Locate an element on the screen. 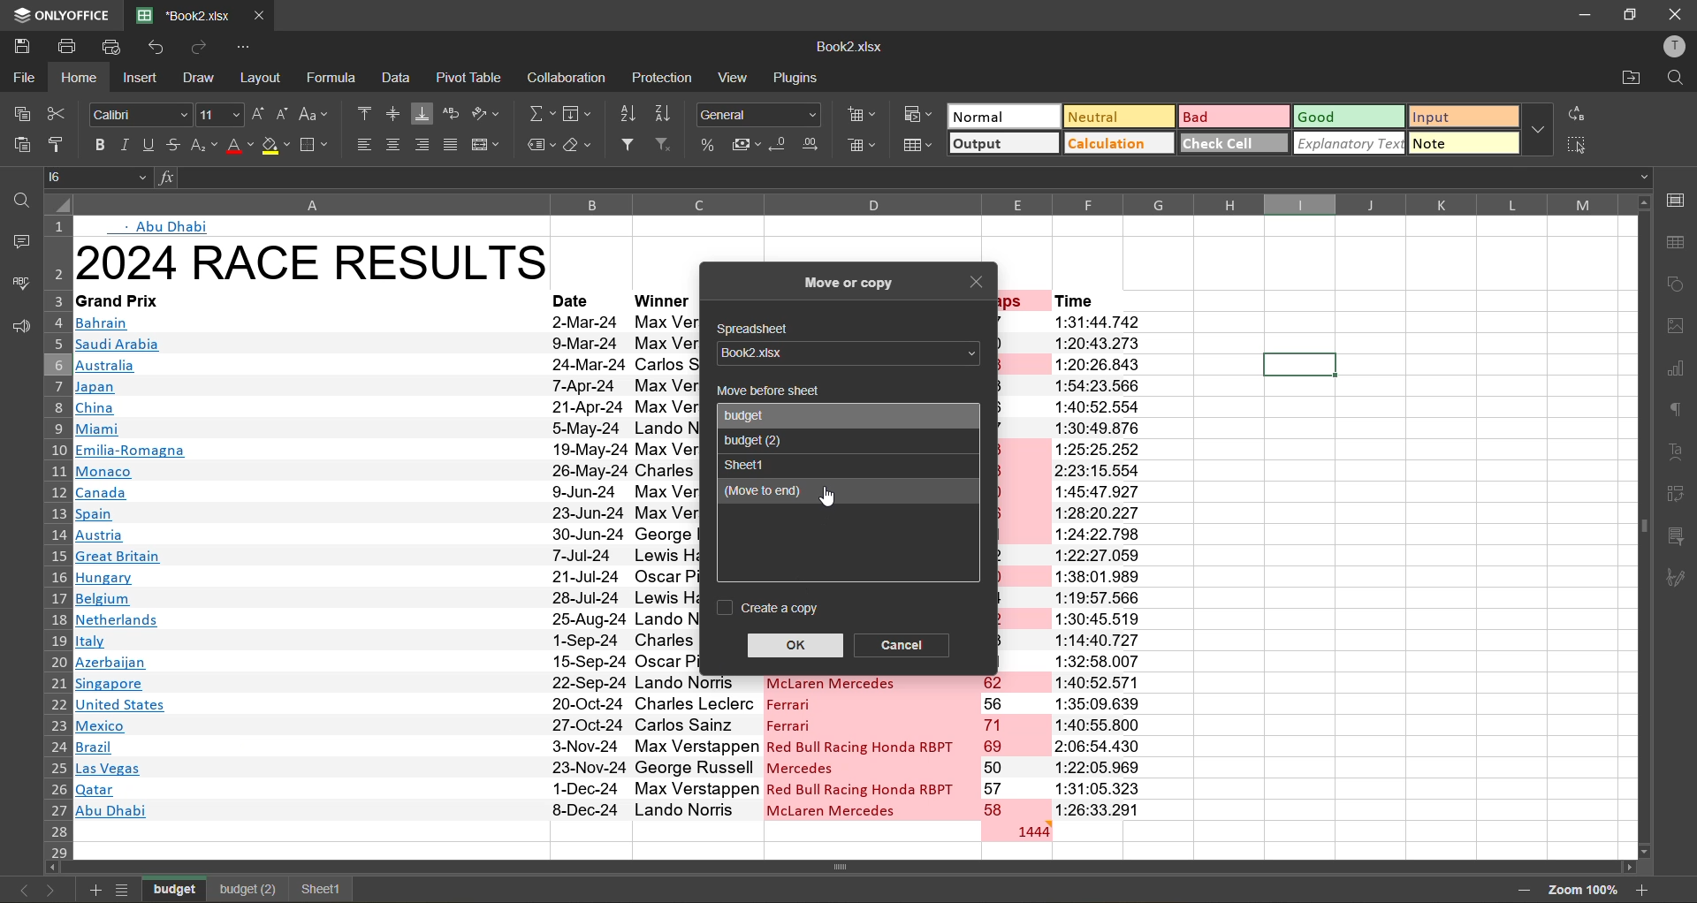 Image resolution: width=1697 pixels, height=903 pixels. spell check is located at coordinates (19, 282).